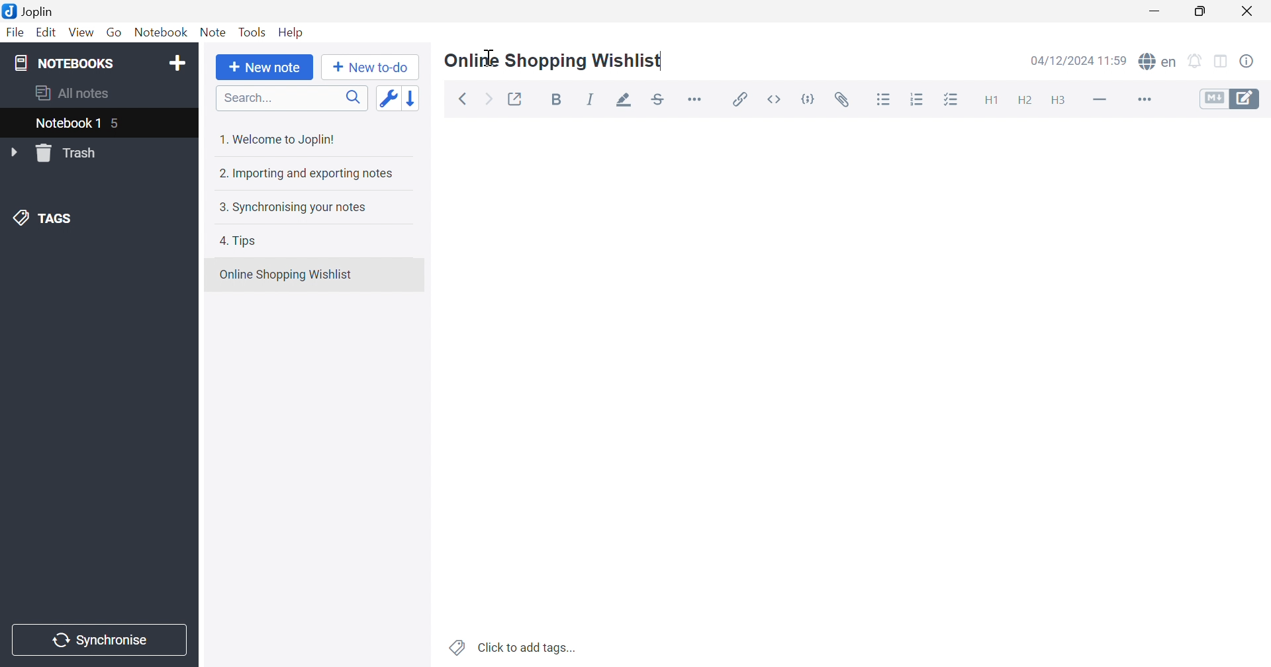 The height and width of the screenshot is (667, 1271). Describe the element at coordinates (657, 99) in the screenshot. I see `Strikethrough` at that location.